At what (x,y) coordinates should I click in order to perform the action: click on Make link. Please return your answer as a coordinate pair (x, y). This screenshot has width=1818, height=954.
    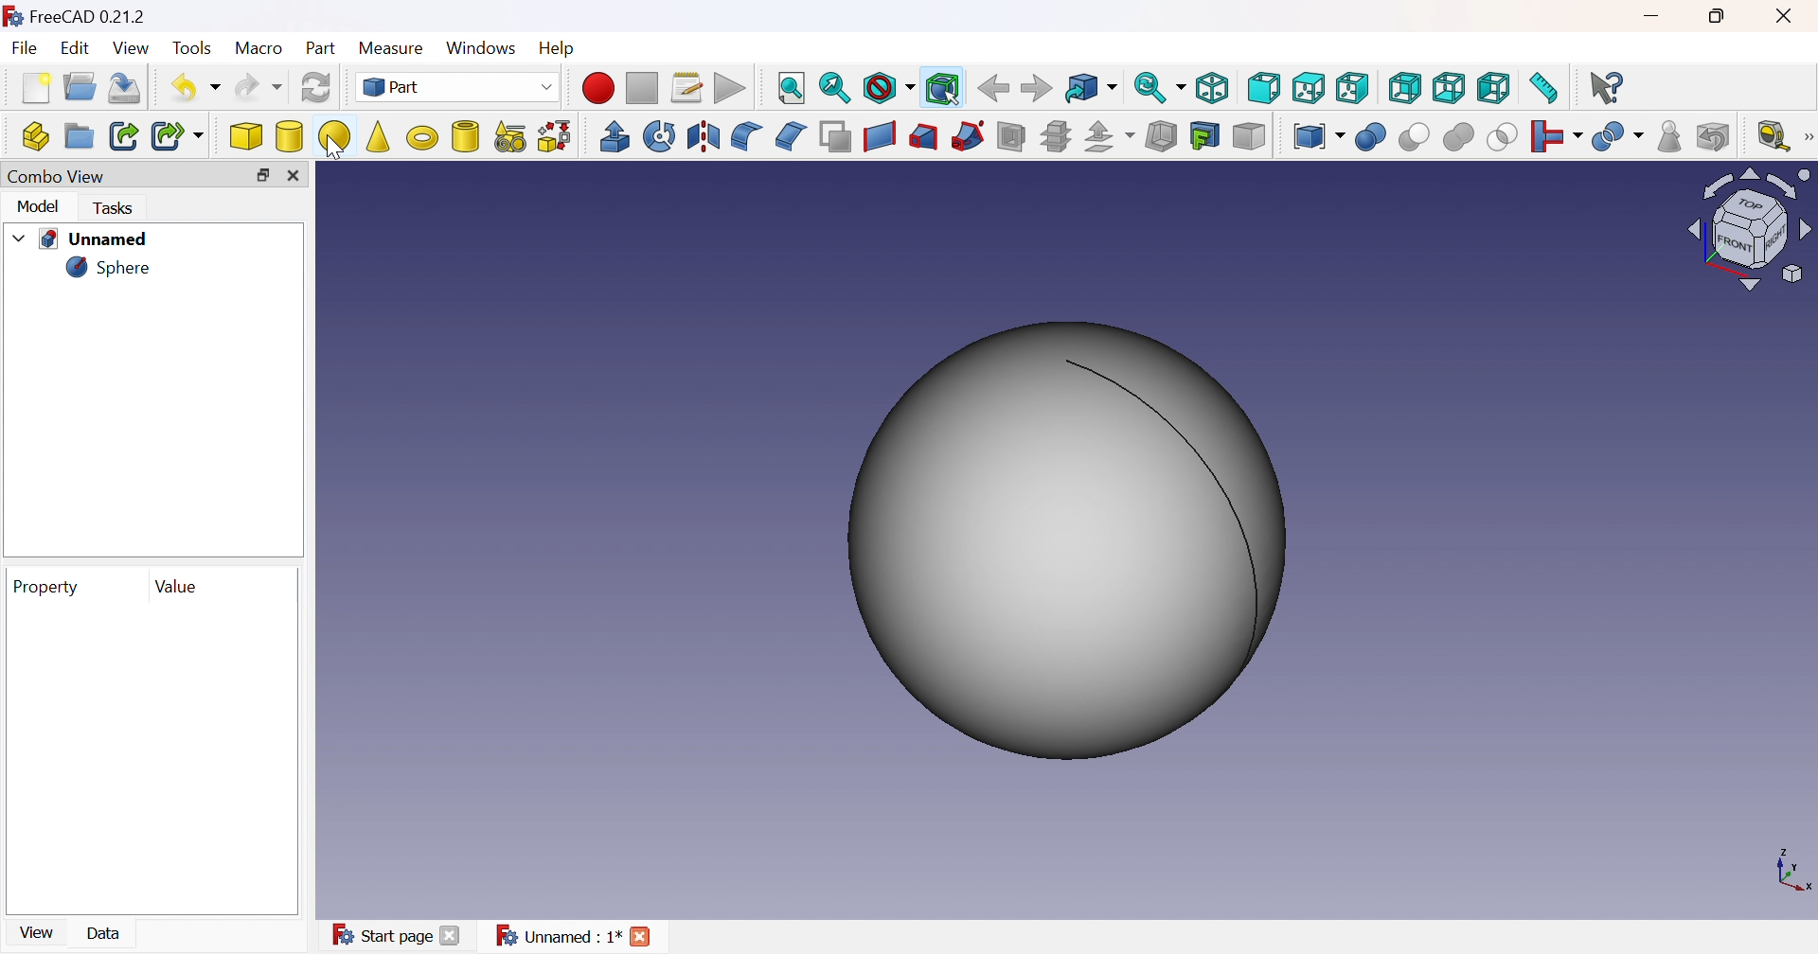
    Looking at the image, I should click on (124, 135).